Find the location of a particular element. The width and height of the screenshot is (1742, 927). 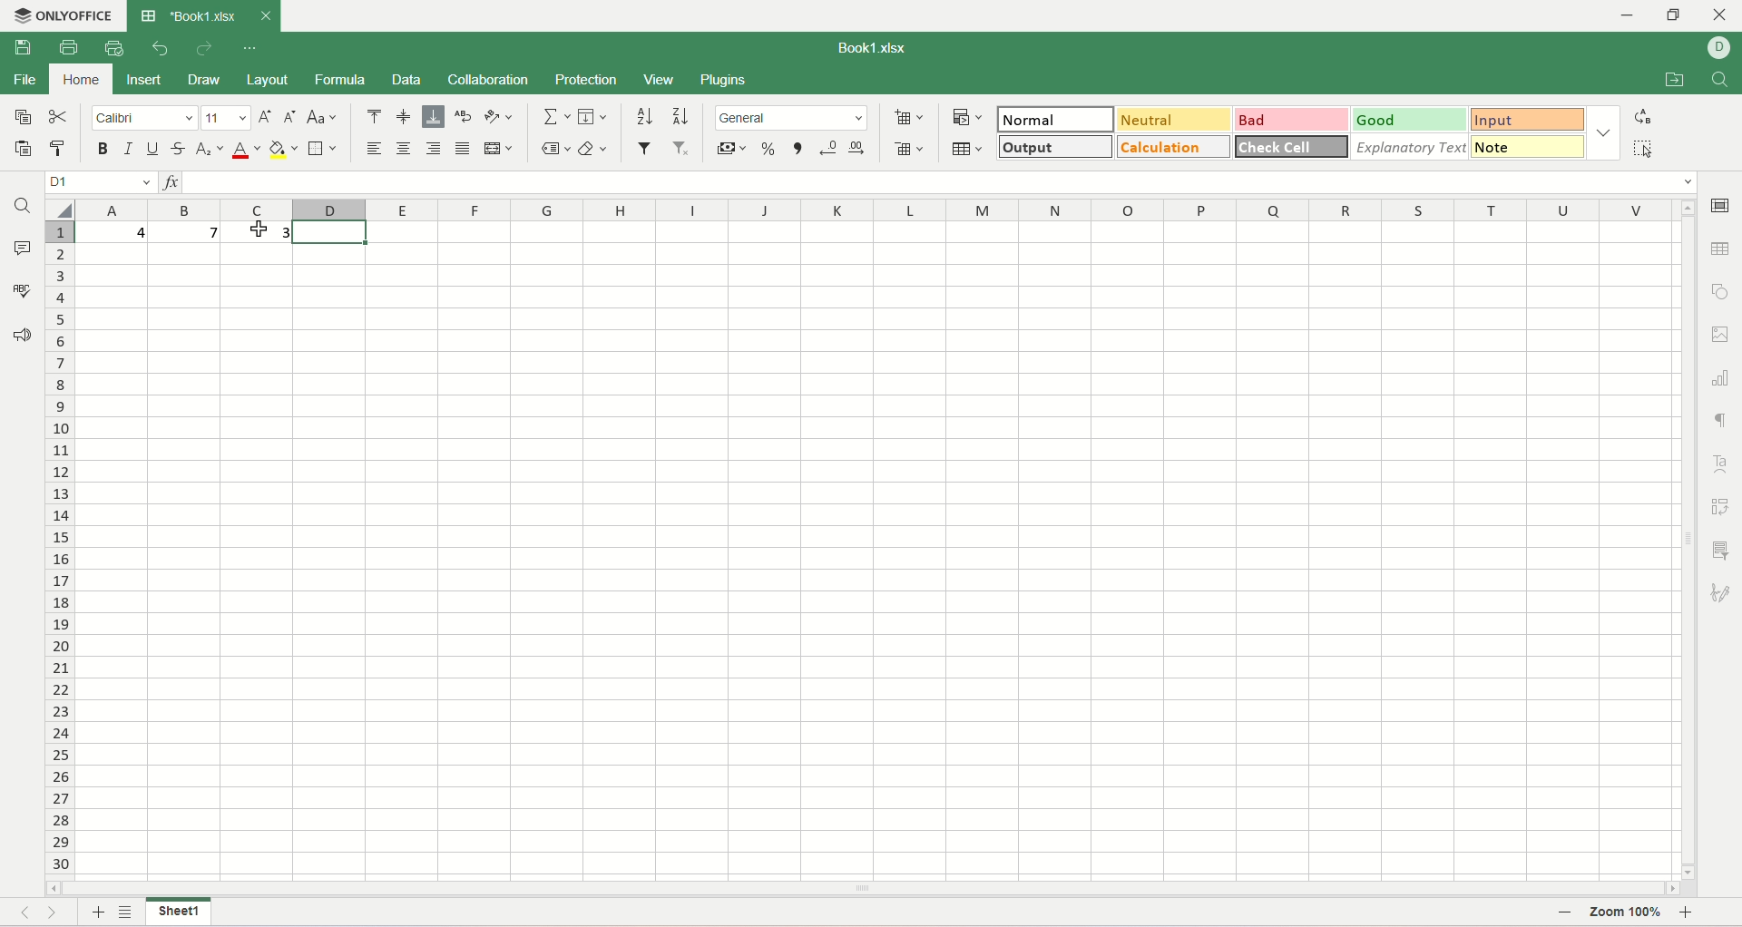

clear is located at coordinates (593, 150).